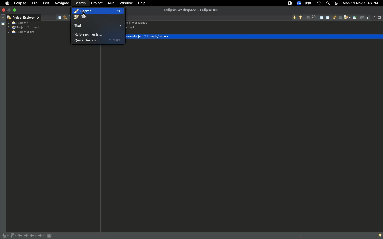  I want to click on Collapse all, so click(328, 18).